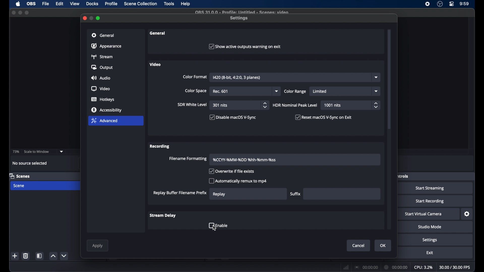  Describe the element at coordinates (452, 4) in the screenshot. I see `control center` at that location.